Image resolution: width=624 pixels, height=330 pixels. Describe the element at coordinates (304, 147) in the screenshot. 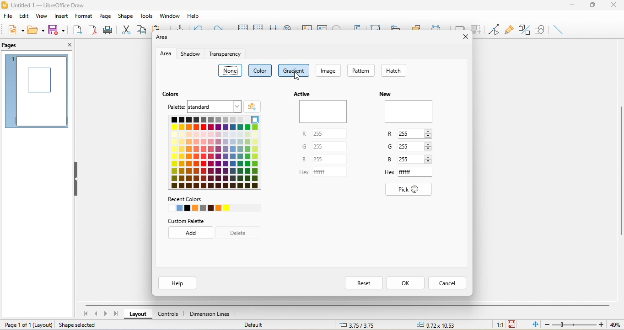

I see `g` at that location.